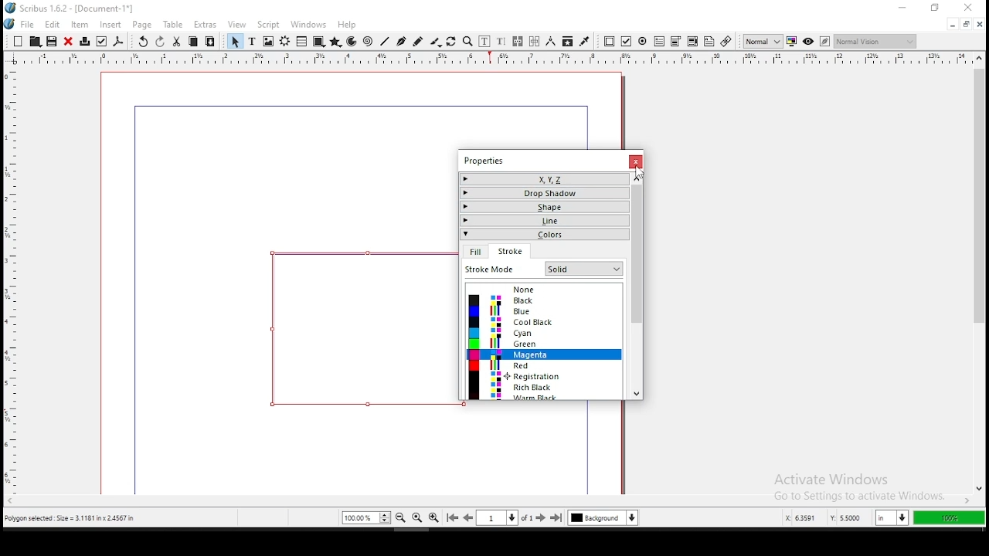  Describe the element at coordinates (545, 333) in the screenshot. I see `cyan` at that location.